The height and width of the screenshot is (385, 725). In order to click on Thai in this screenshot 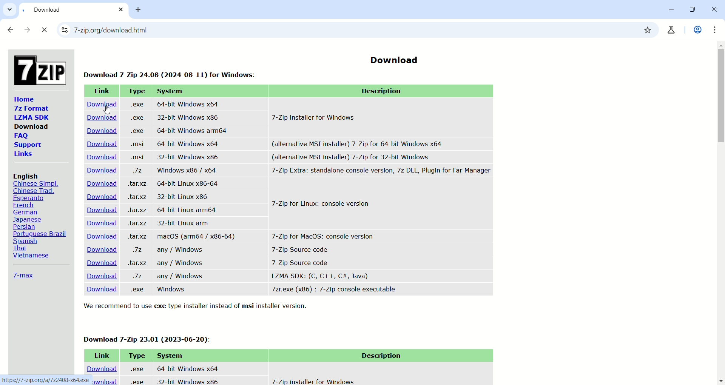, I will do `click(20, 248)`.